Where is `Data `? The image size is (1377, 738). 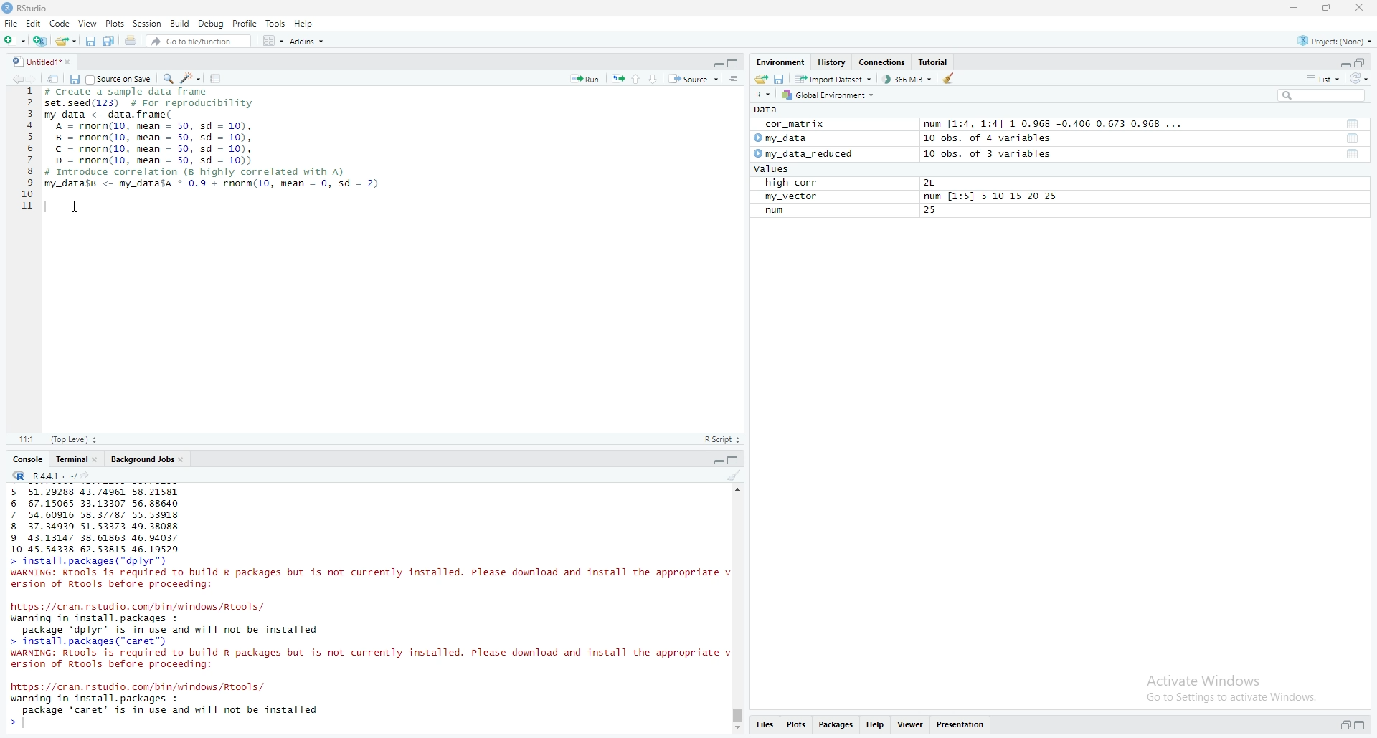
Data  is located at coordinates (768, 109).